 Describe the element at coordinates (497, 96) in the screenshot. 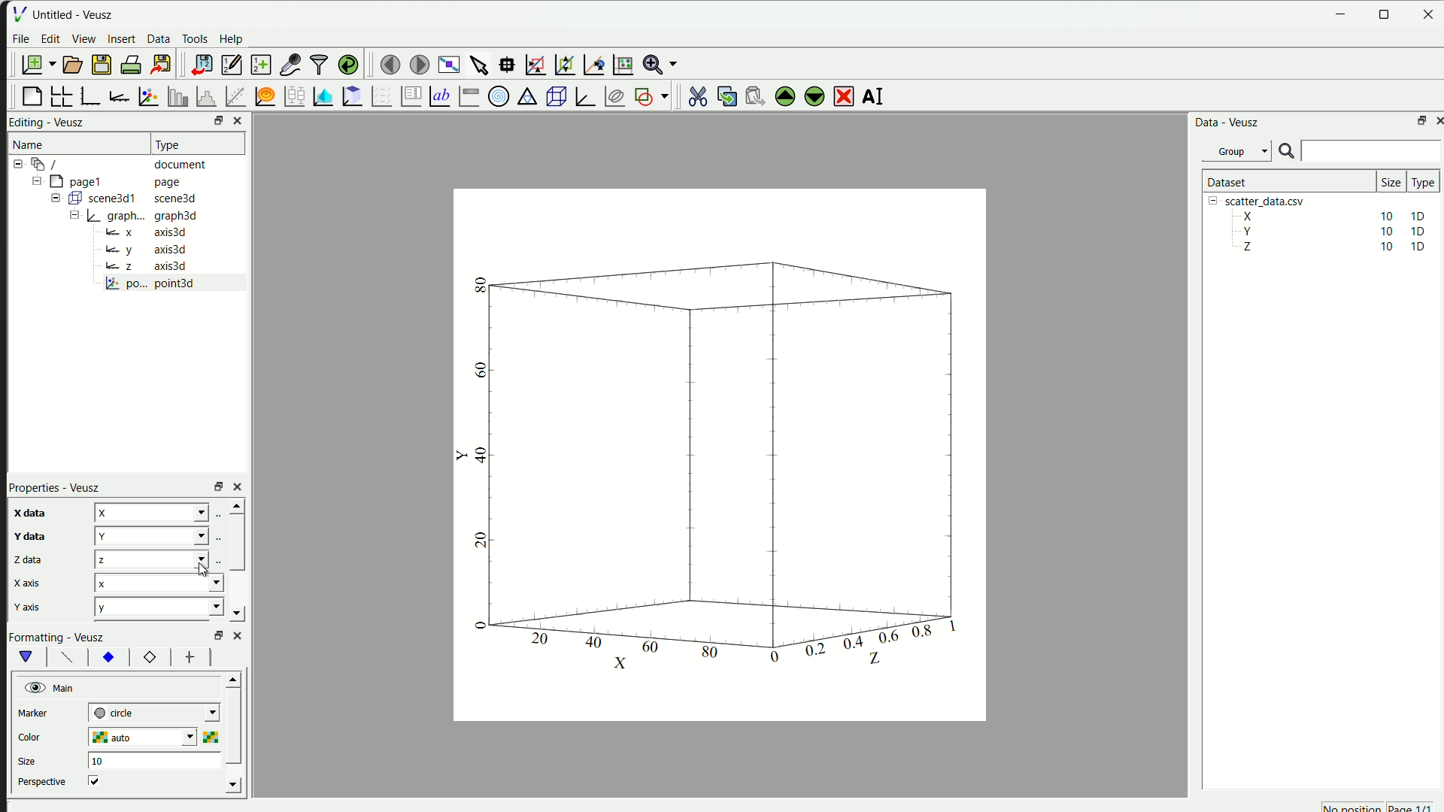

I see `Polar Graph` at that location.